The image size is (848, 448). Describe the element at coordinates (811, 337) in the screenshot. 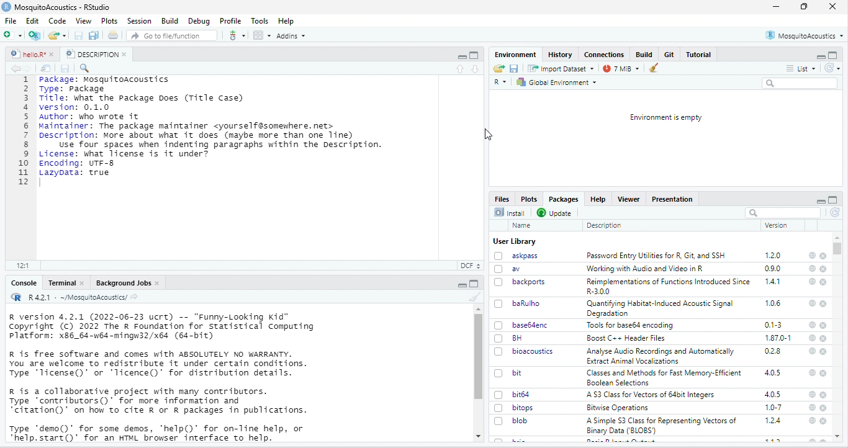

I see `help` at that location.